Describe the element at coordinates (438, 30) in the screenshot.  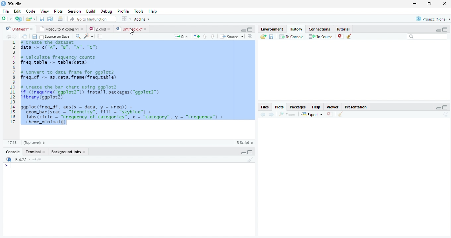
I see `Minimize` at that location.